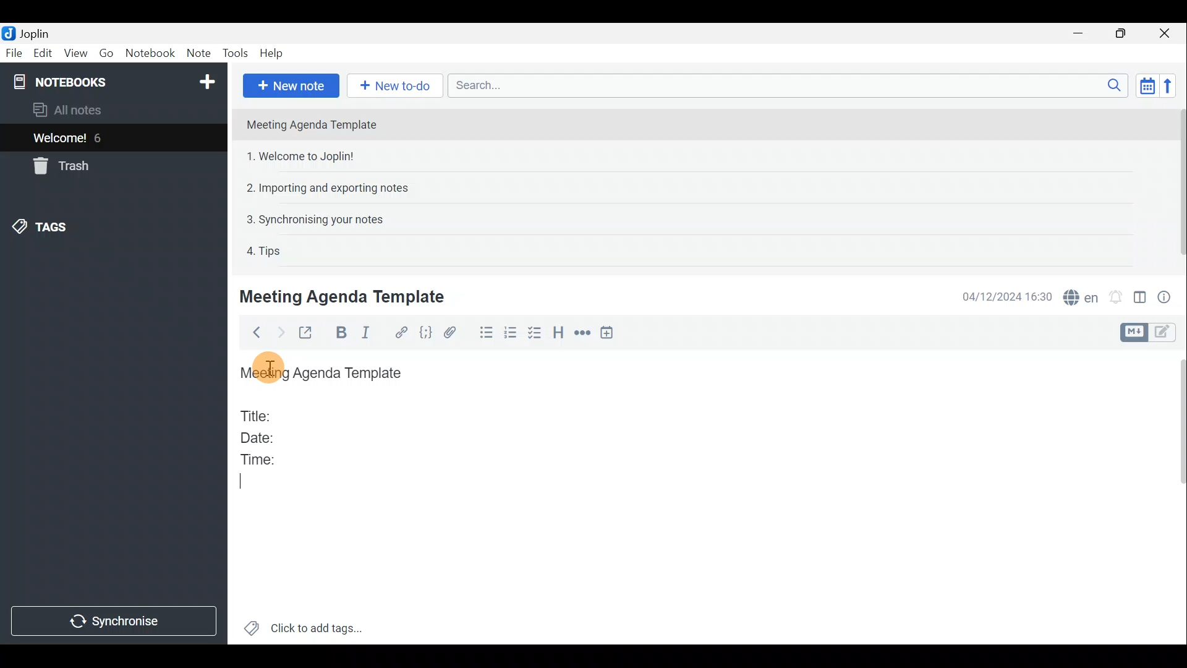 This screenshot has height=668, width=1187. What do you see at coordinates (274, 364) in the screenshot?
I see `` at bounding box center [274, 364].